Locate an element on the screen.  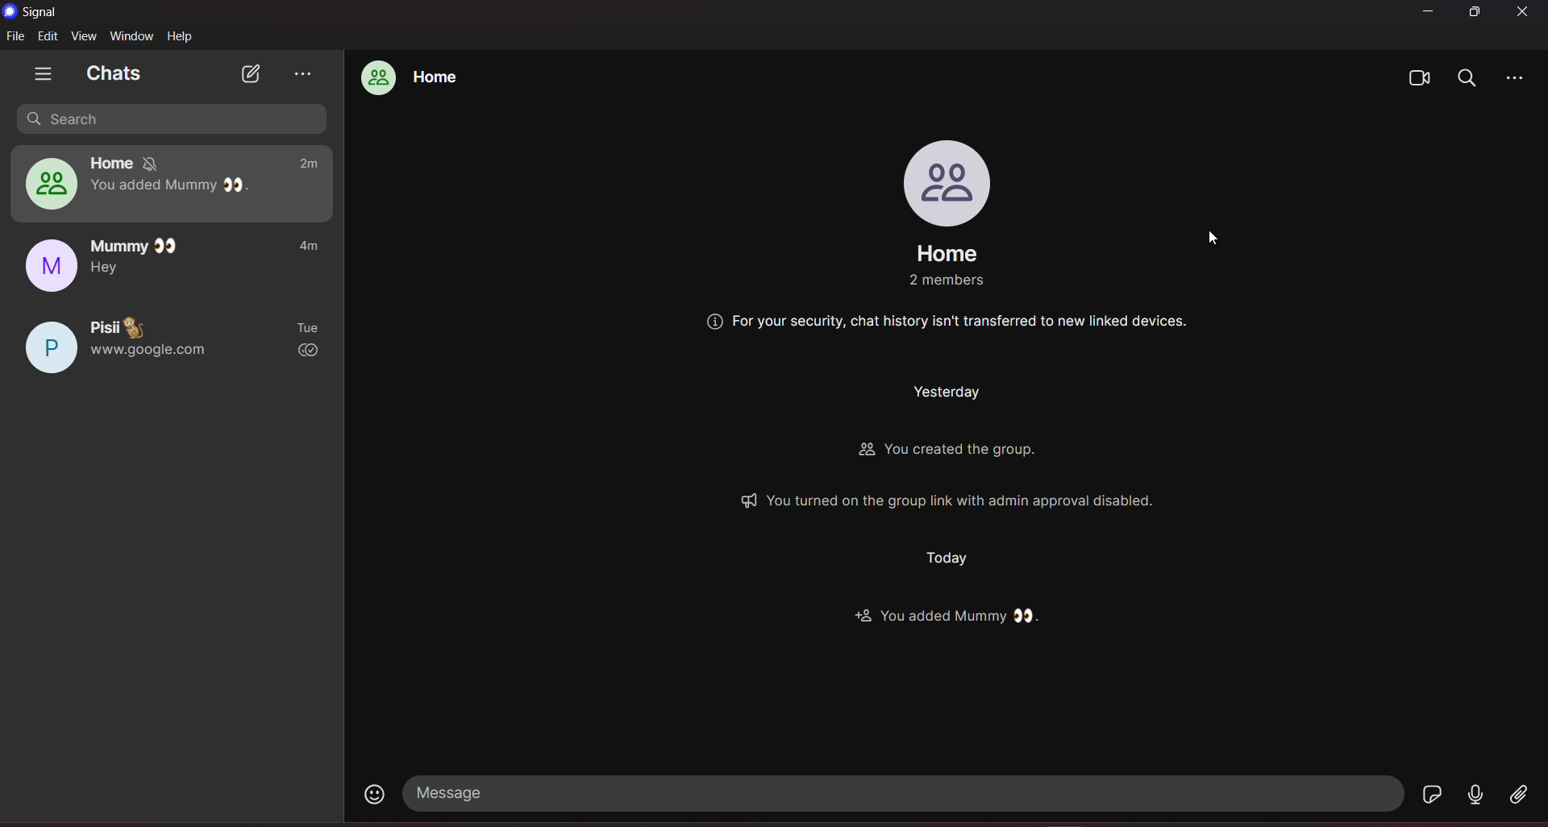
message is located at coordinates (905, 793).